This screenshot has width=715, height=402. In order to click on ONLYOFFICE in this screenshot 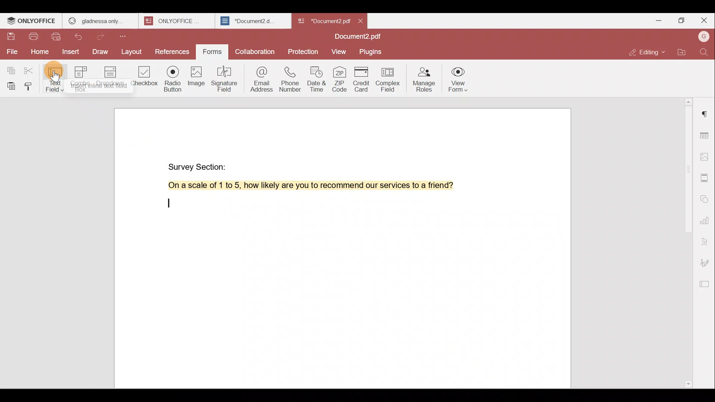, I will do `click(32, 21)`.